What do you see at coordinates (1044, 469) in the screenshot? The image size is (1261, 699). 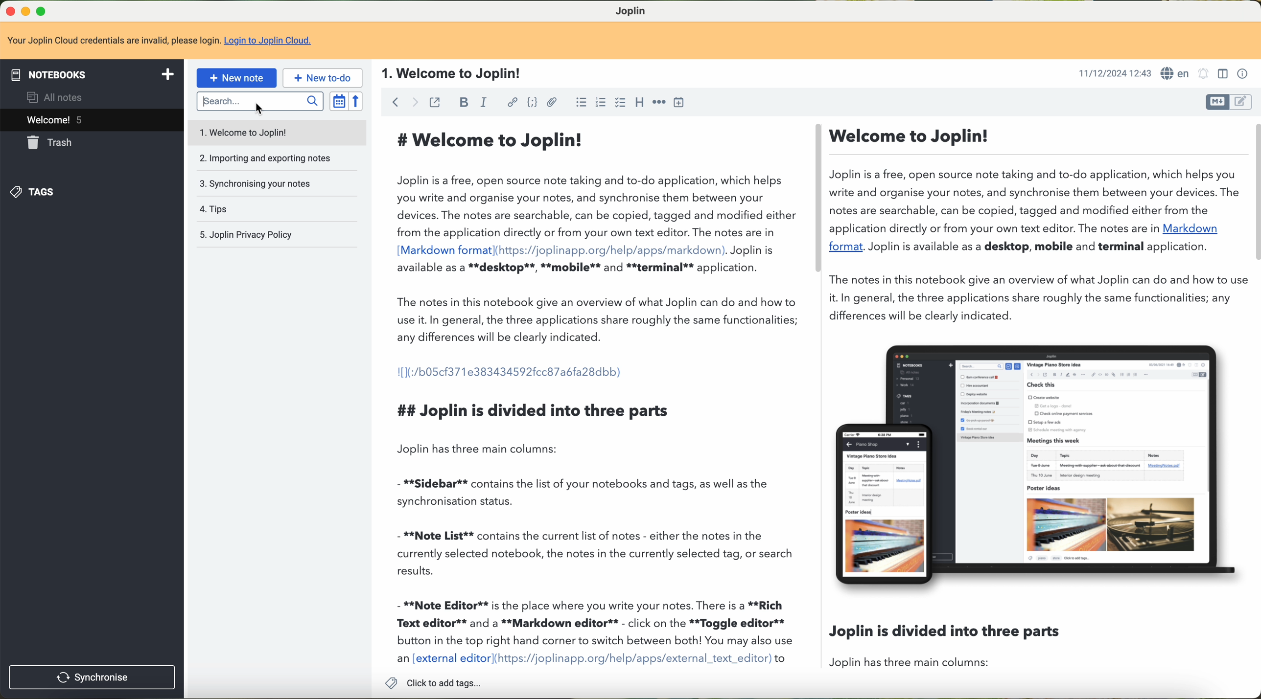 I see `image` at bounding box center [1044, 469].